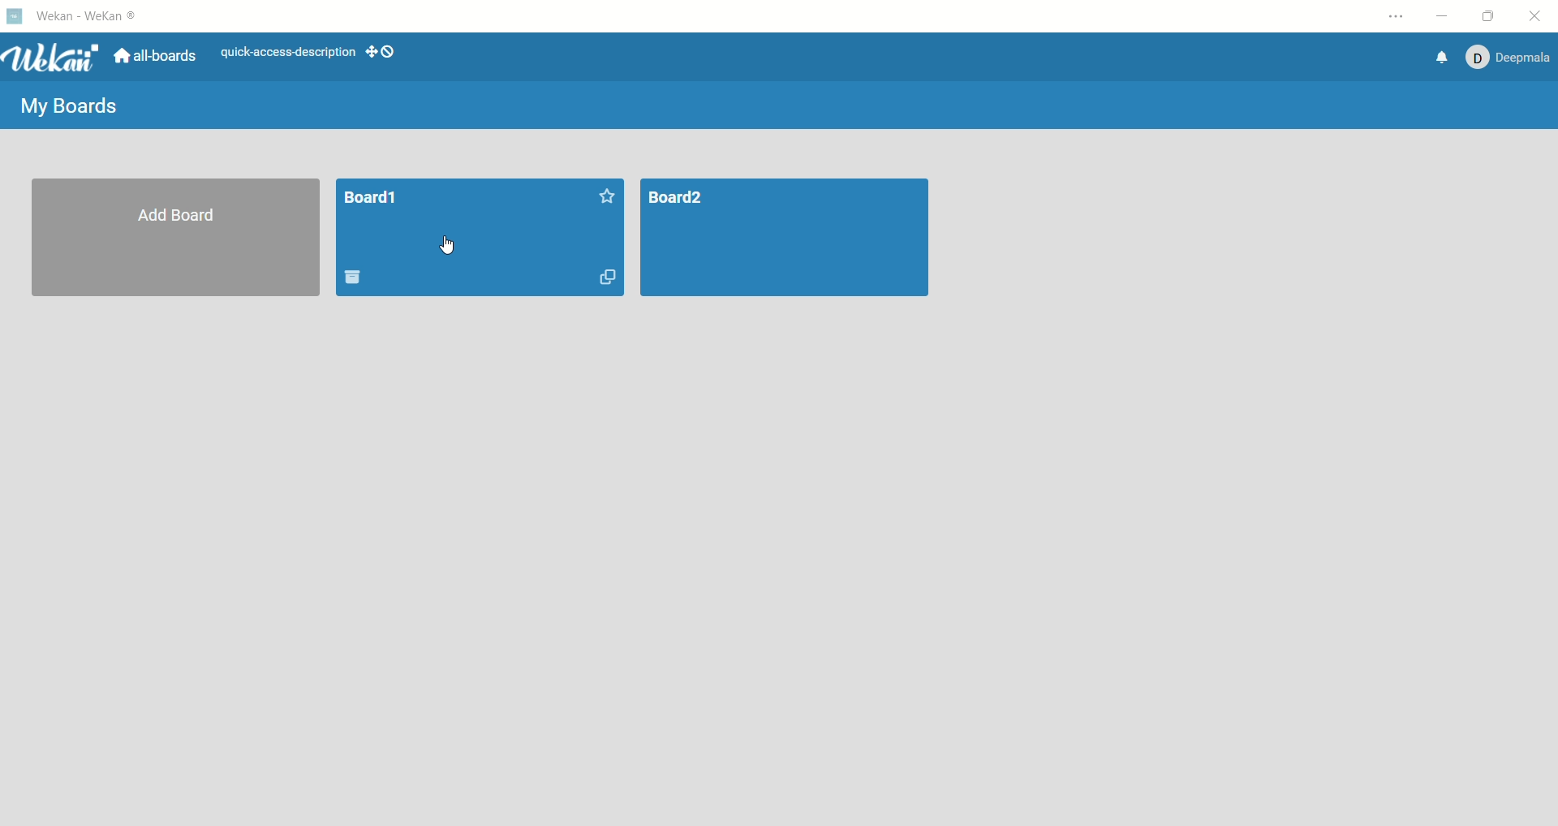  What do you see at coordinates (178, 240) in the screenshot?
I see `add board` at bounding box center [178, 240].